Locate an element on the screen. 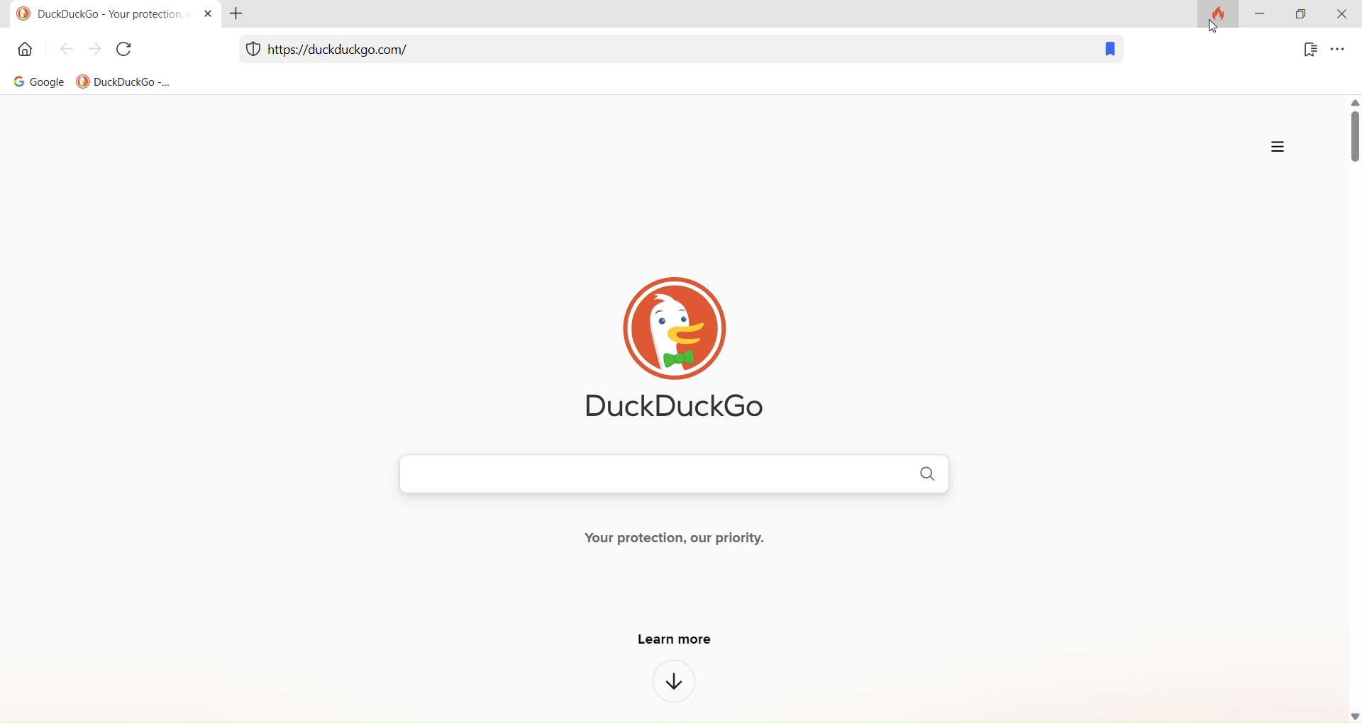  cursor is located at coordinates (1213, 26).